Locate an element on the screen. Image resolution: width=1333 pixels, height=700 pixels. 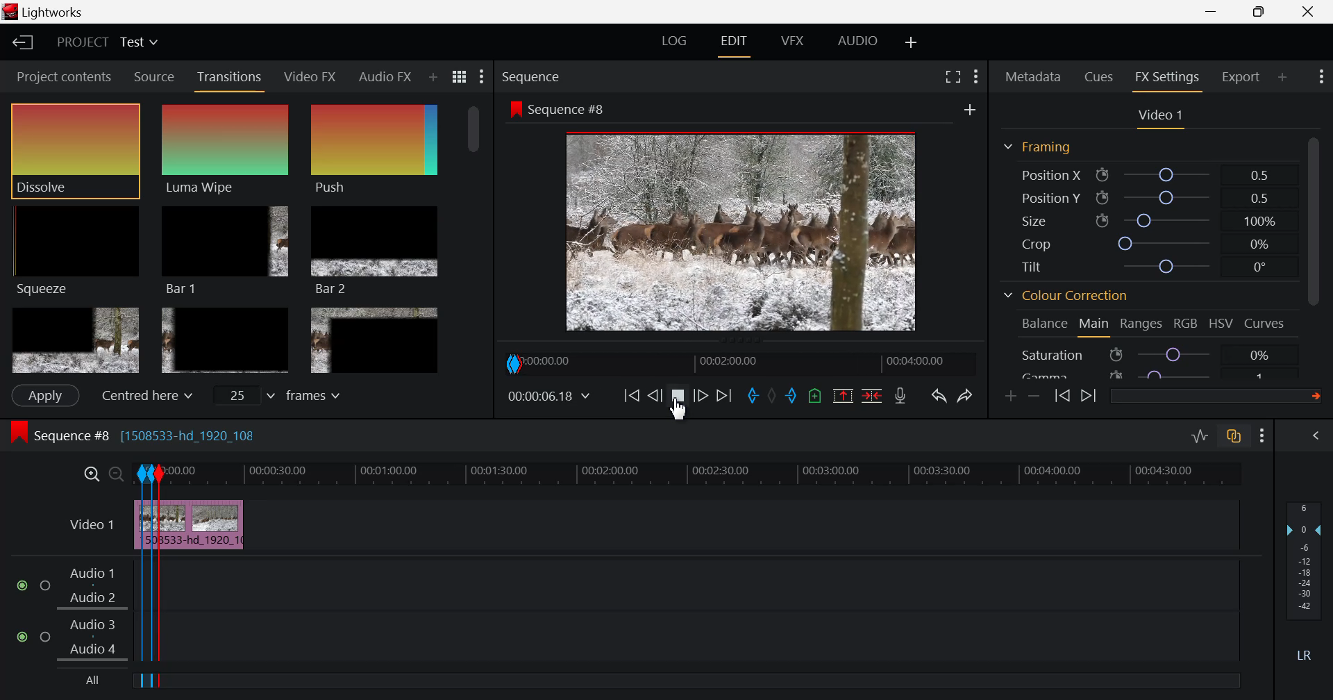
Size is located at coordinates (1154, 220).